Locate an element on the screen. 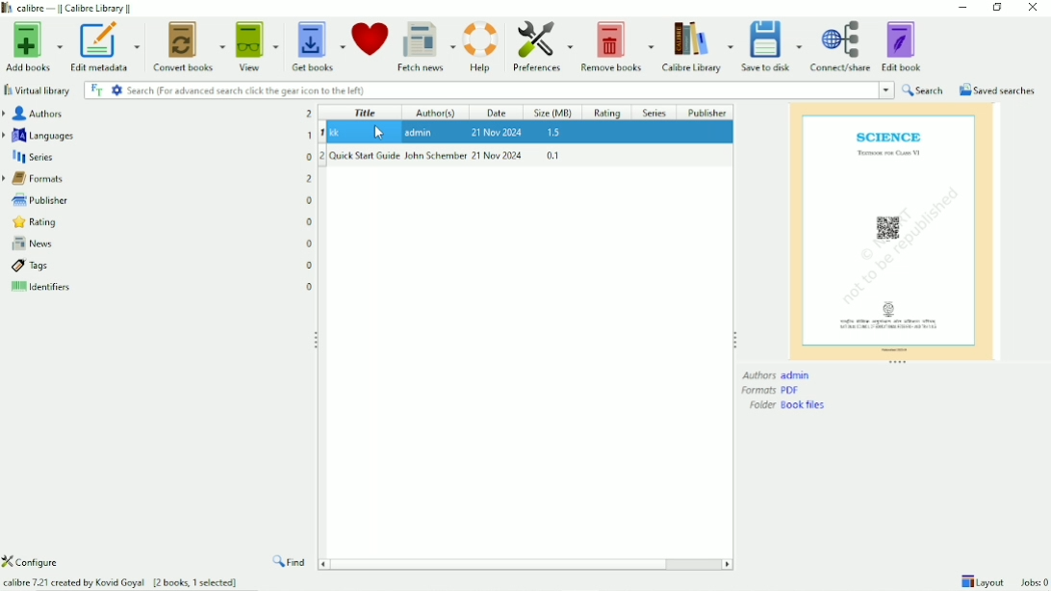 The height and width of the screenshot is (591, 1051). Authors is located at coordinates (35, 114).